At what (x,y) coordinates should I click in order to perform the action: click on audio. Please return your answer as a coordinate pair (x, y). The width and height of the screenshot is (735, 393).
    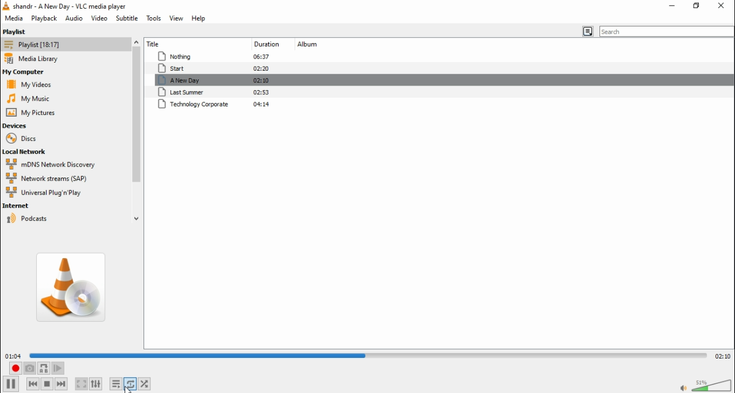
    Looking at the image, I should click on (73, 18).